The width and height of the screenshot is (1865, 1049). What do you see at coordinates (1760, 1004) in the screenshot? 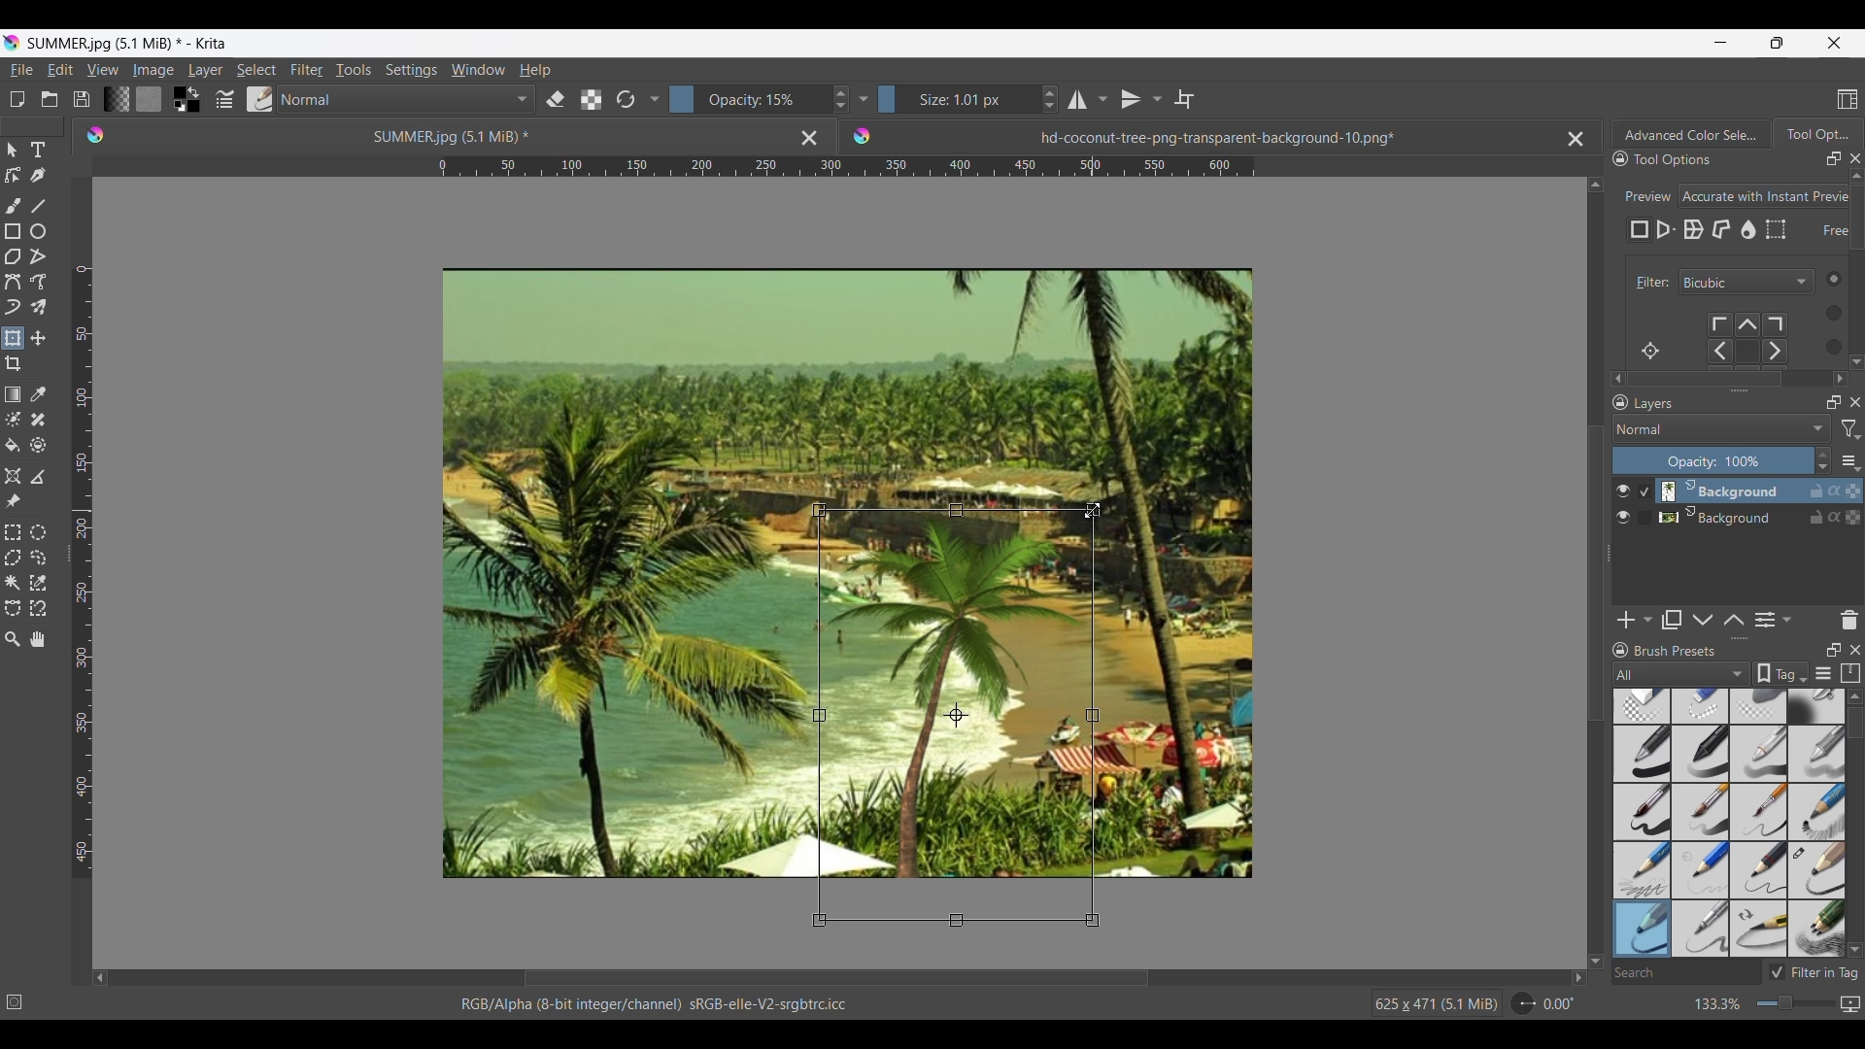
I see `Increase/Decrease canvas size` at bounding box center [1760, 1004].